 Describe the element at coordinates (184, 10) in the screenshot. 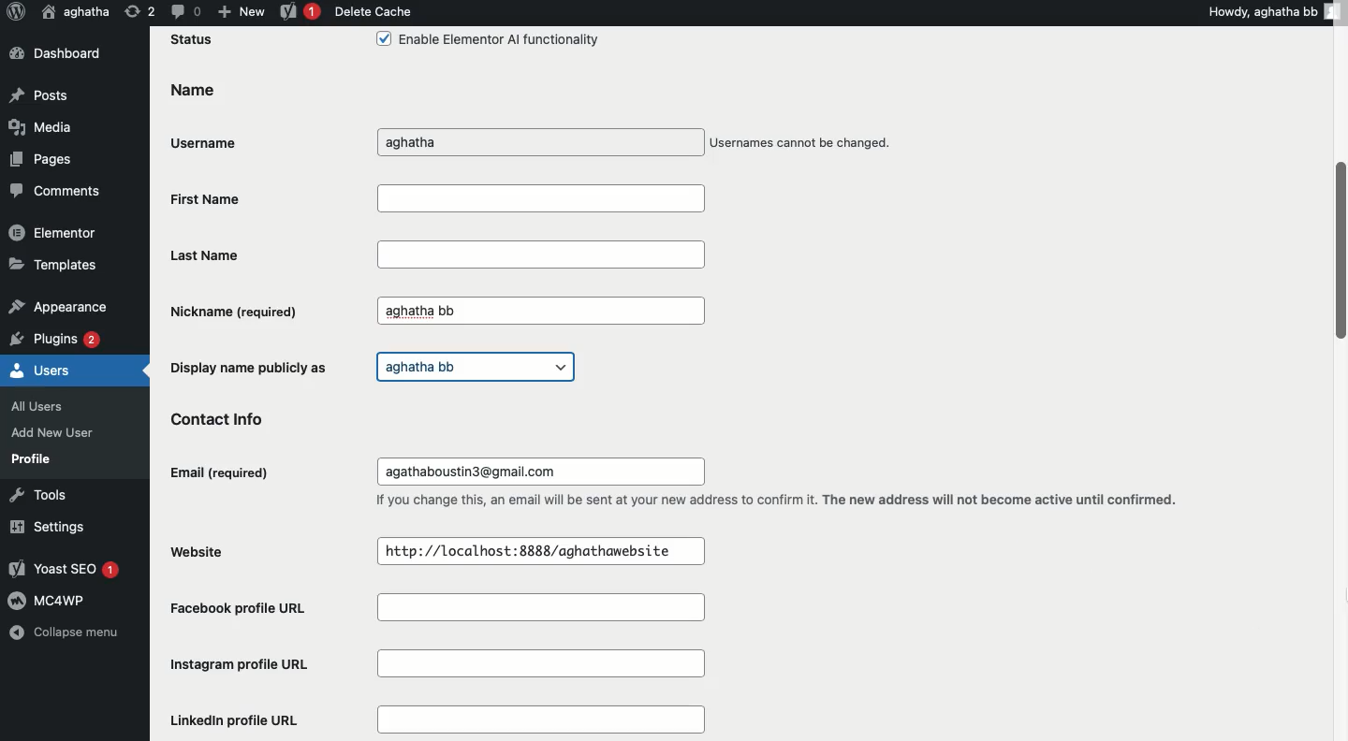

I see `Comment` at that location.